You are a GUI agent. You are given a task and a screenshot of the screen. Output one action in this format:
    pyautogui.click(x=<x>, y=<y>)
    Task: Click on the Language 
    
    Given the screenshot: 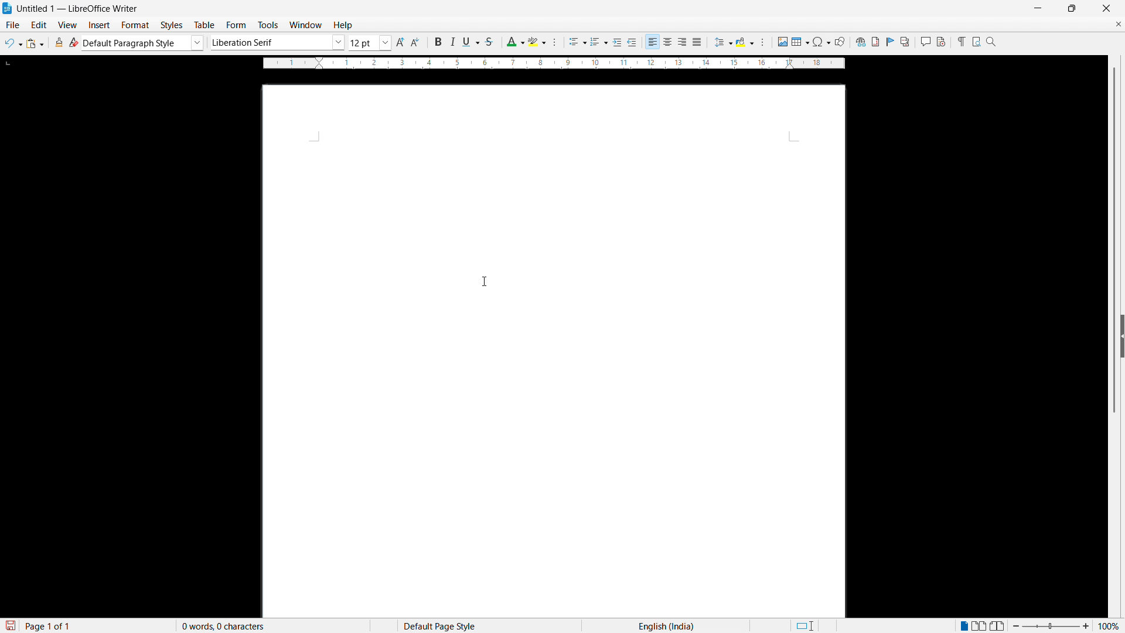 What is the action you would take?
    pyautogui.click(x=666, y=625)
    